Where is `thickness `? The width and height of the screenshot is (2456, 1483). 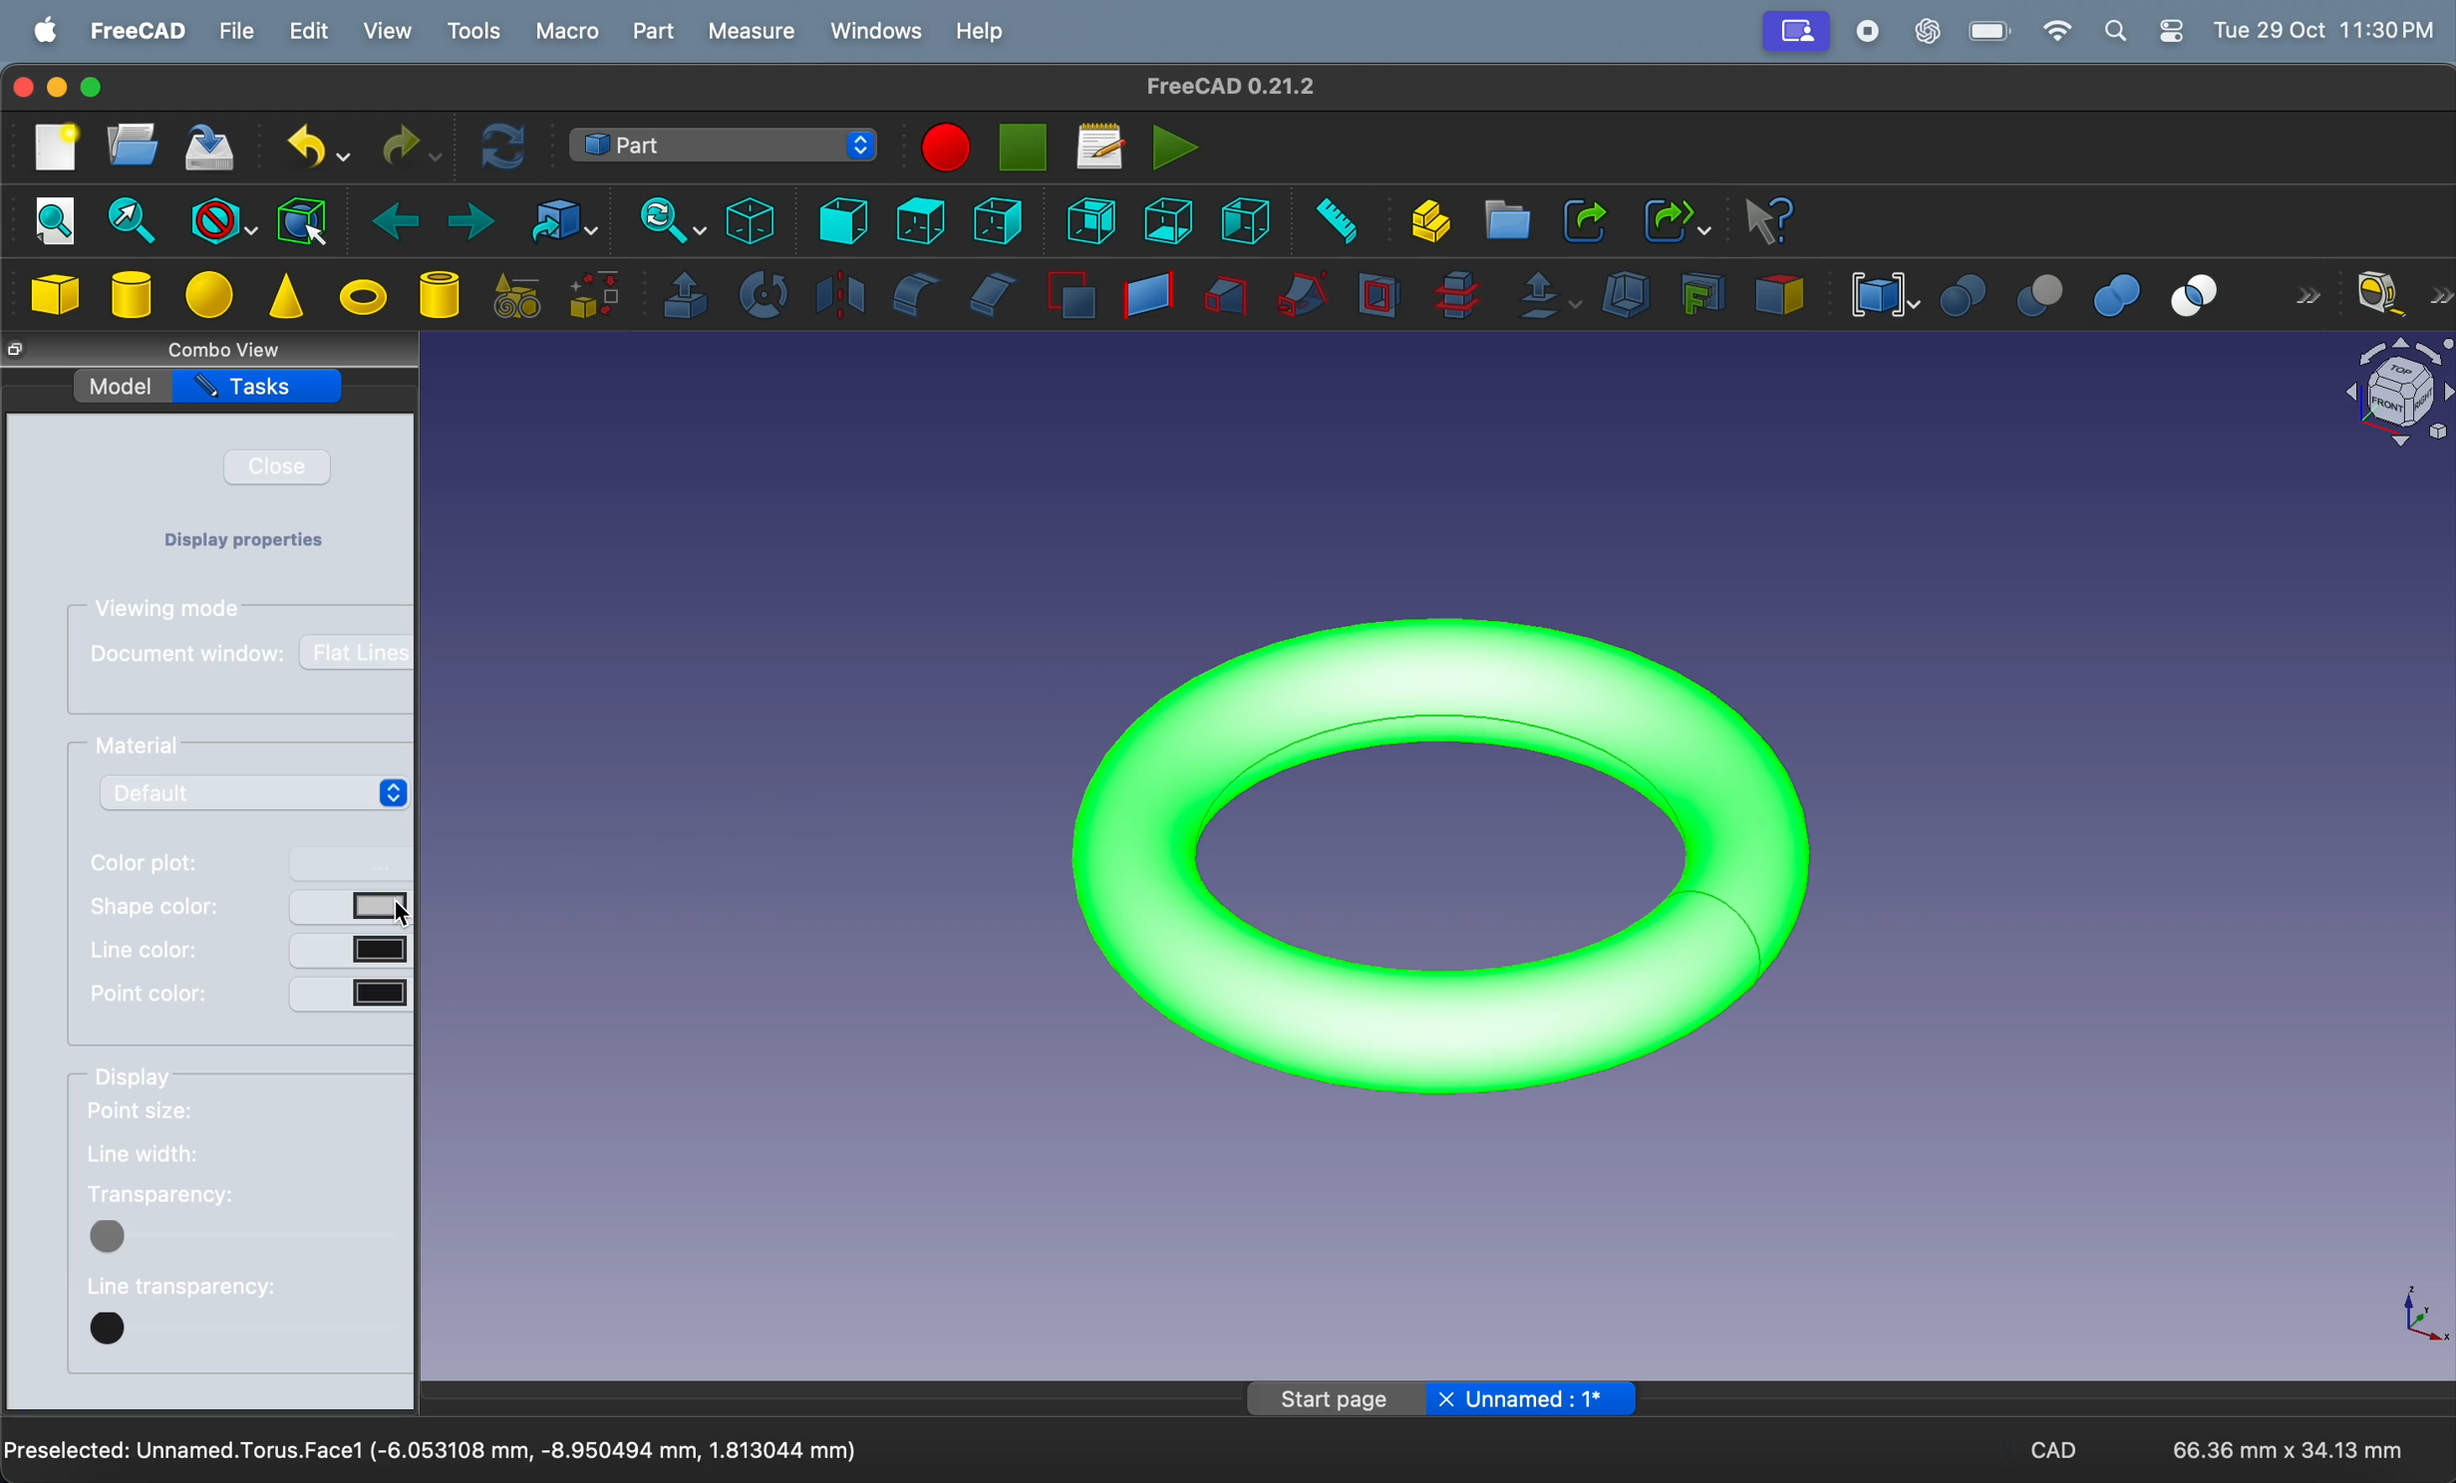 thickness  is located at coordinates (1626, 293).